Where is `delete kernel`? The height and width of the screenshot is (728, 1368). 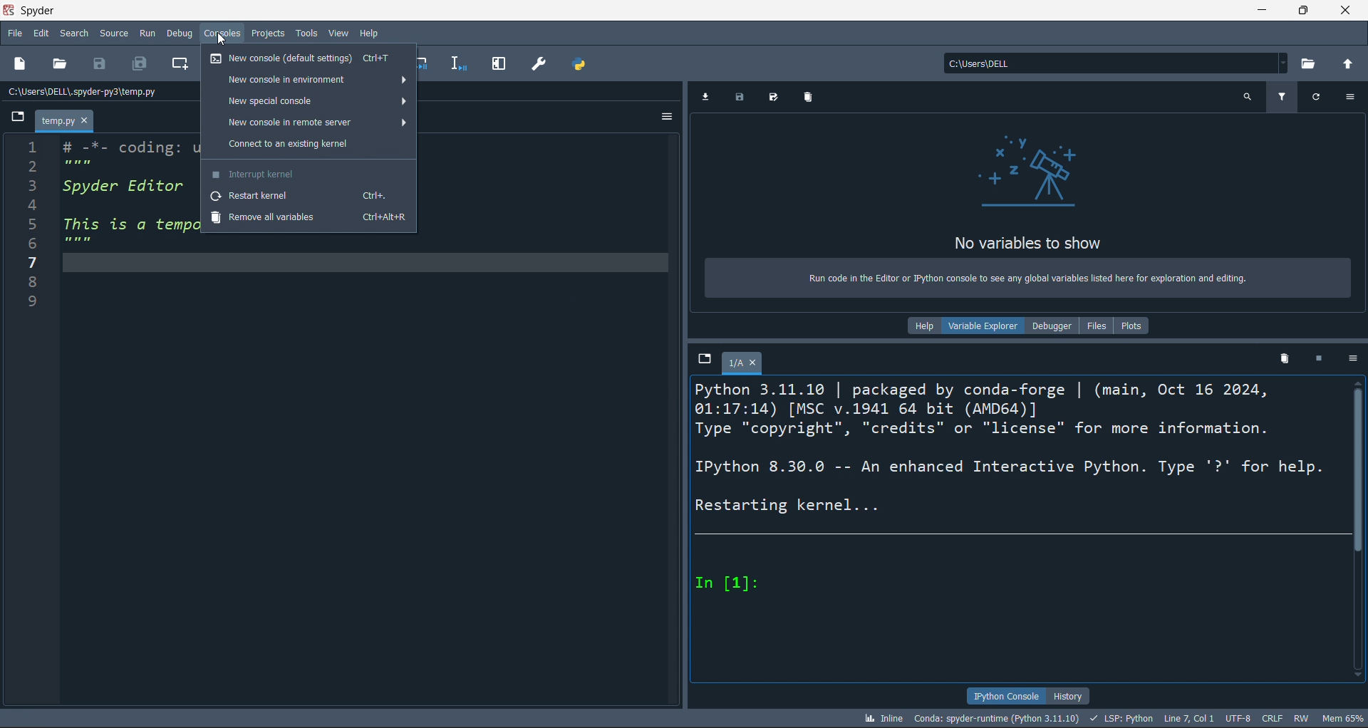 delete kernel is located at coordinates (1287, 358).